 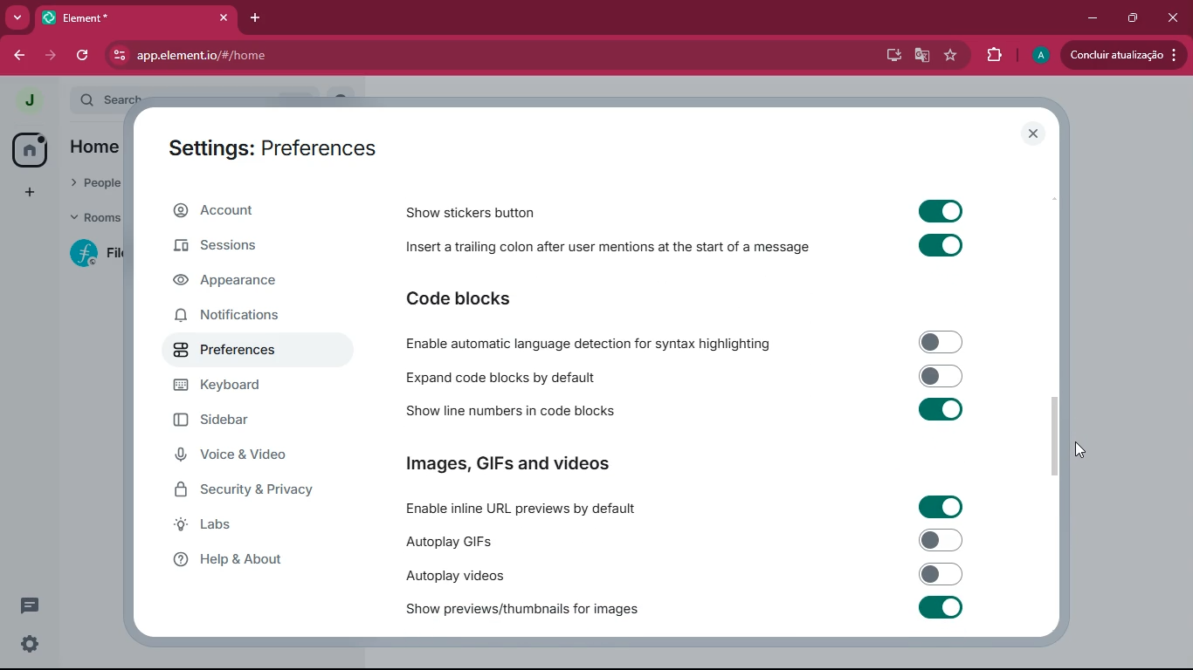 I want to click on add, so click(x=26, y=193).